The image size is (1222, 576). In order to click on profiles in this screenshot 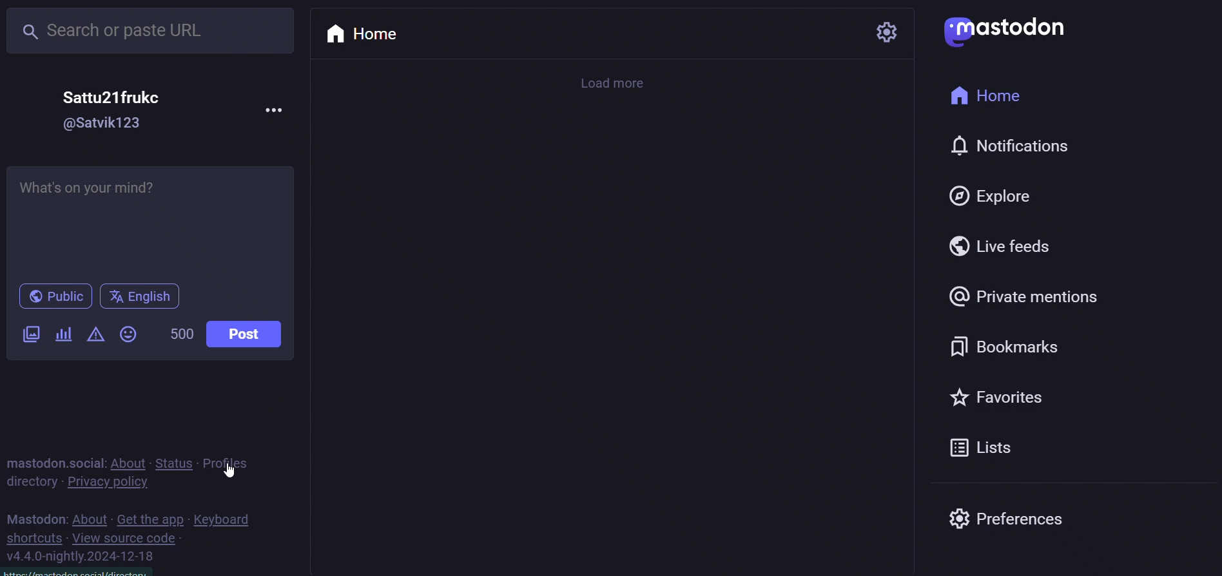, I will do `click(230, 463)`.